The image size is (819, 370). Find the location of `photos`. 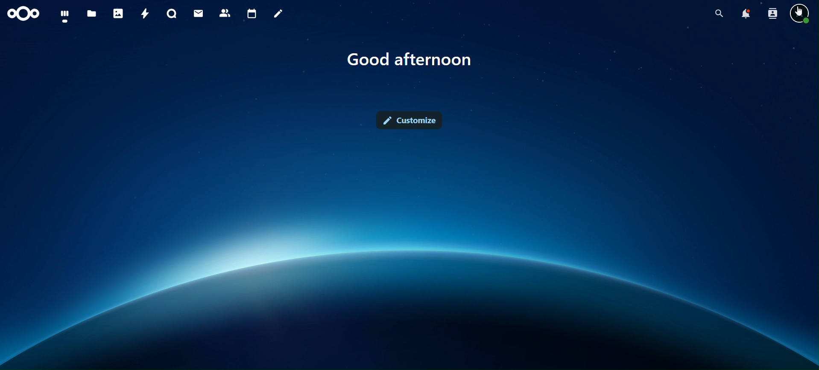

photos is located at coordinates (117, 14).